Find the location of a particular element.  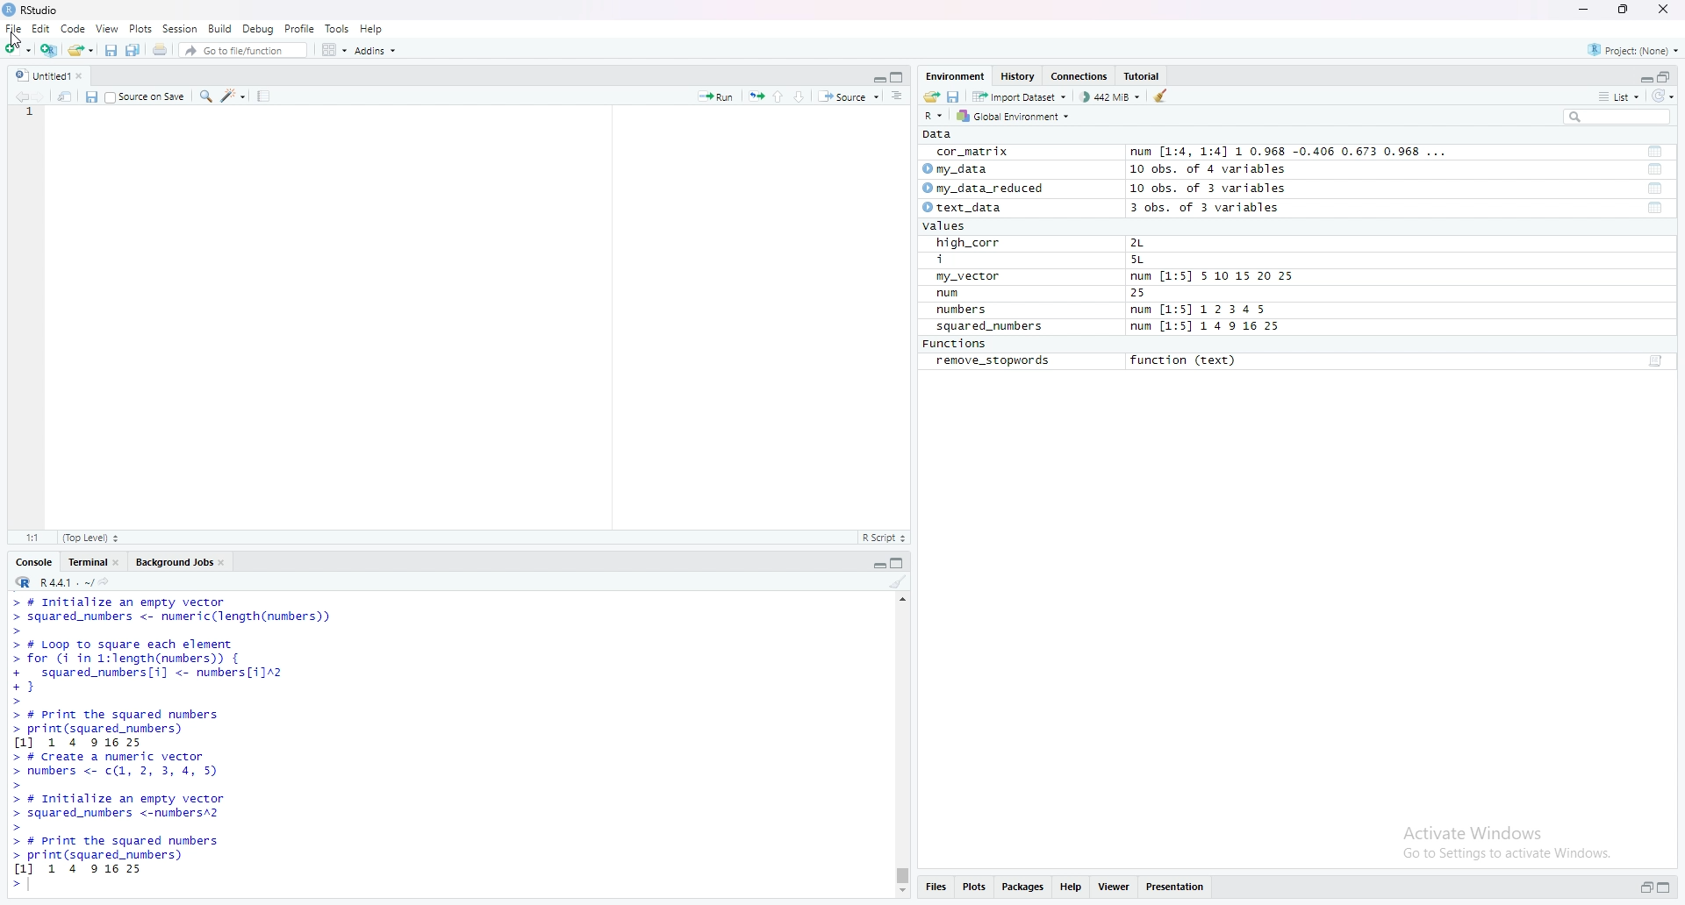

minimize is located at coordinates (1640, 76).